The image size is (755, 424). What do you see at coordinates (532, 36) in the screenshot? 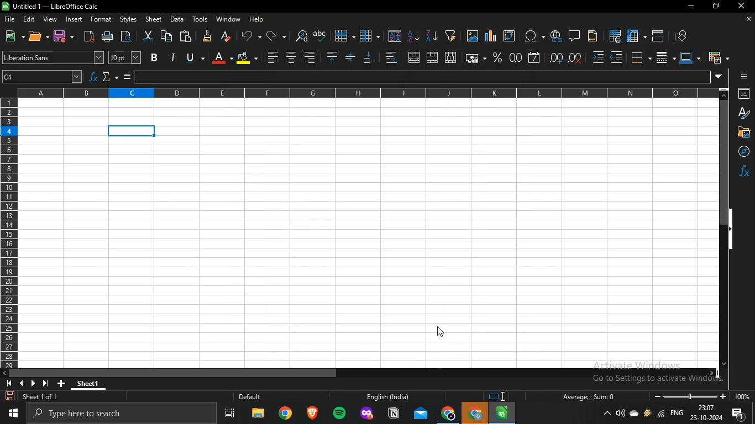
I see `insert special characters` at bounding box center [532, 36].